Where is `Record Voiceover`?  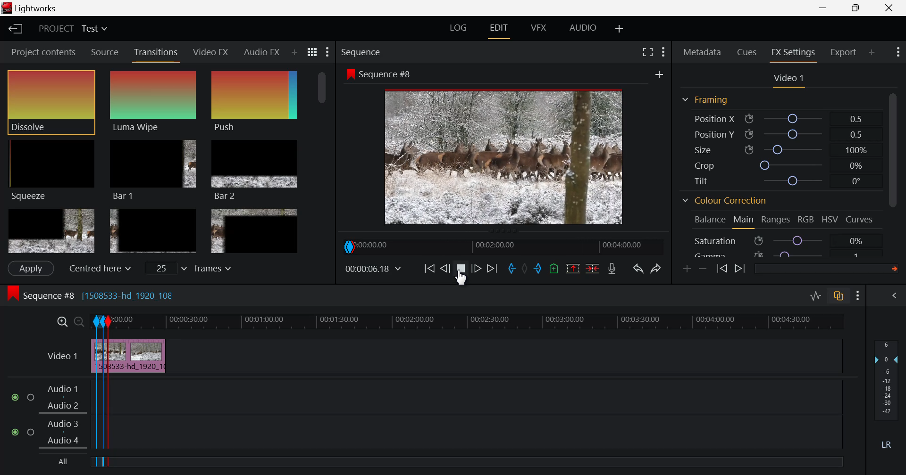 Record Voiceover is located at coordinates (612, 269).